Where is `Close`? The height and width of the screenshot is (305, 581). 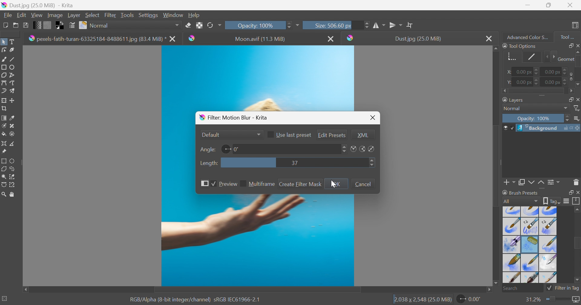
Close is located at coordinates (570, 5).